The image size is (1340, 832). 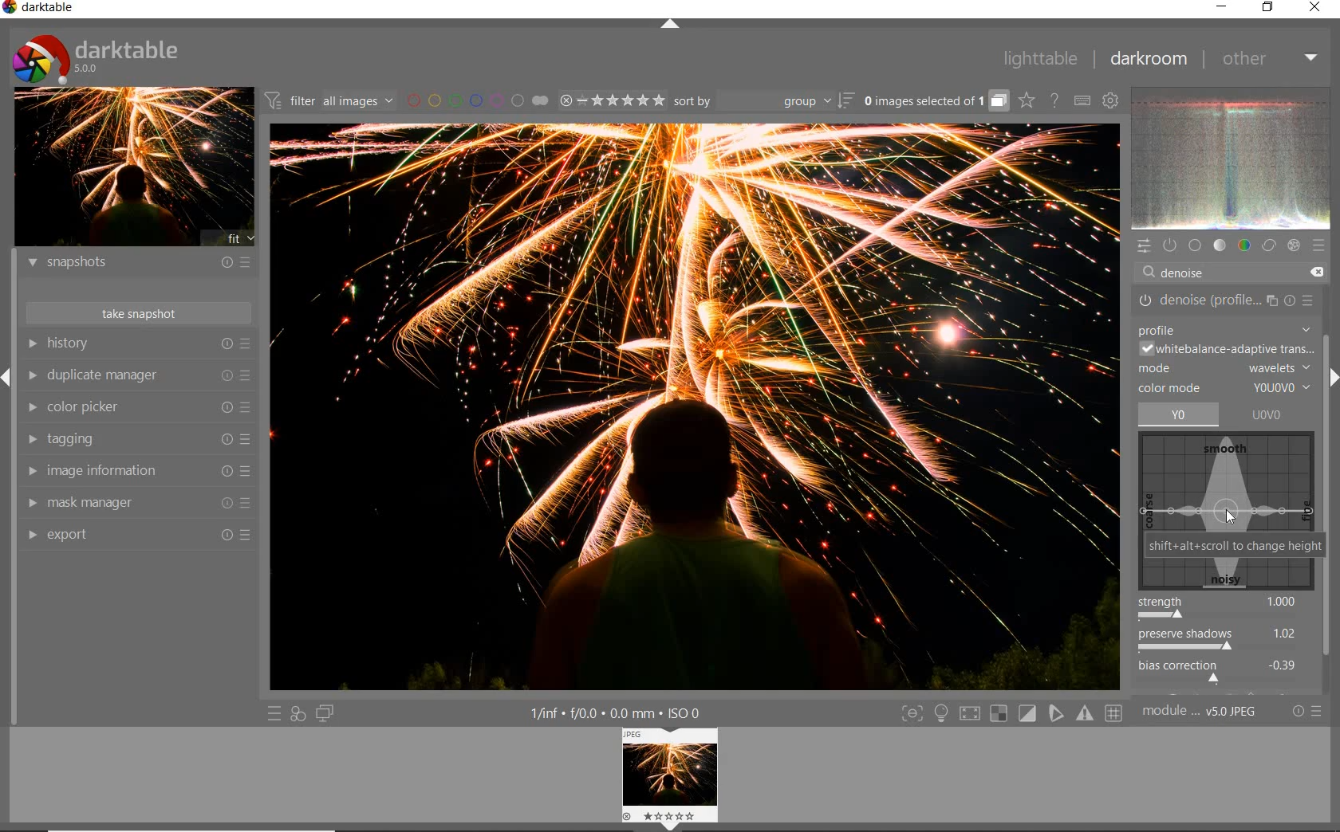 I want to click on image information, so click(x=138, y=470).